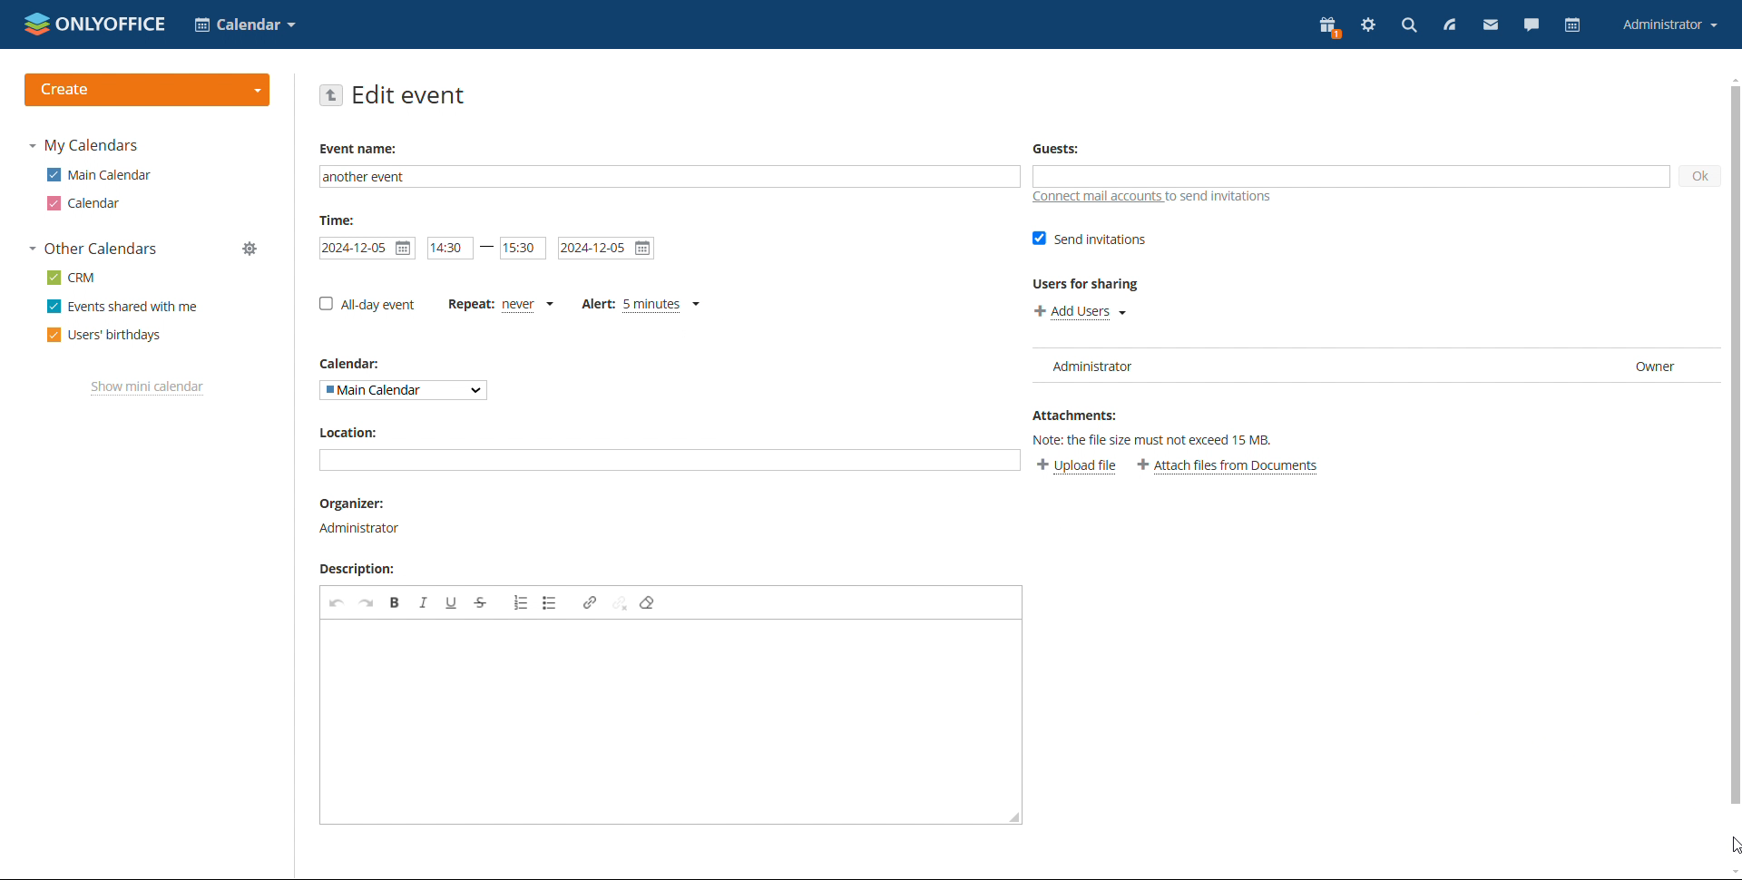  Describe the element at coordinates (452, 602) in the screenshot. I see `underline` at that location.